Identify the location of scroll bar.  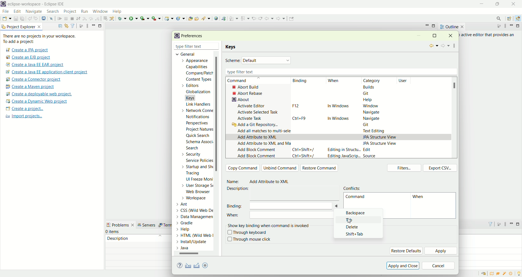
(218, 154).